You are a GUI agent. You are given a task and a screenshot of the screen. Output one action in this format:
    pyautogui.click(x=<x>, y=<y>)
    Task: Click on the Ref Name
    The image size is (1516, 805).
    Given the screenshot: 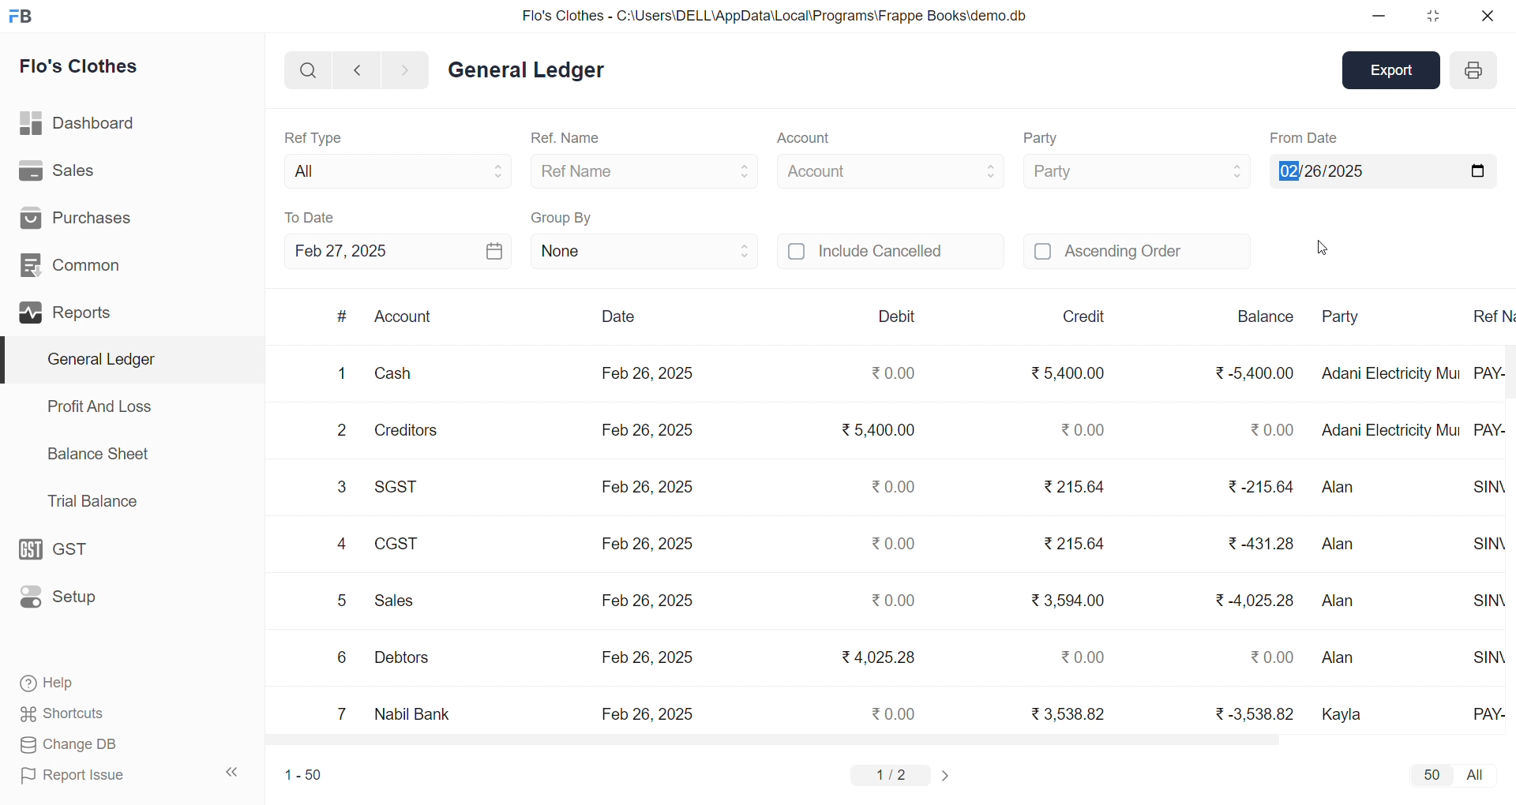 What is the action you would take?
    pyautogui.click(x=646, y=170)
    